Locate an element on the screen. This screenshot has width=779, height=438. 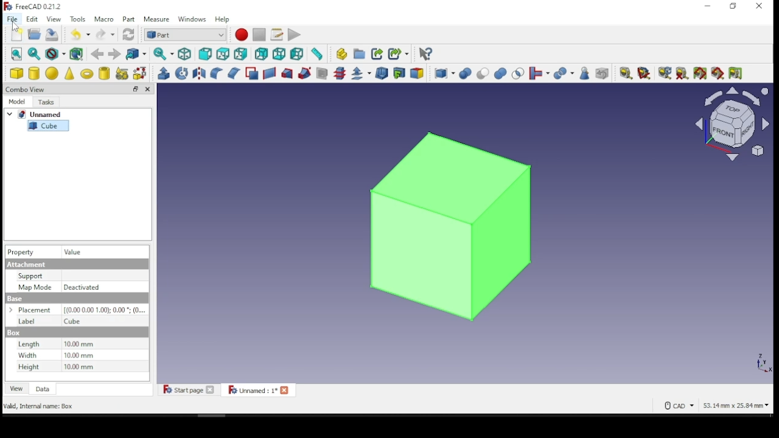
tools is located at coordinates (79, 19).